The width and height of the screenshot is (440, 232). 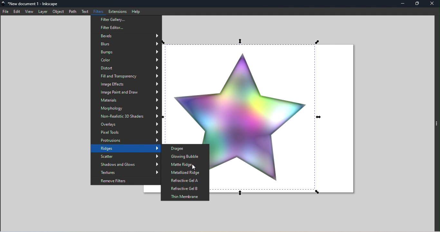 I want to click on Image effects, so click(x=126, y=85).